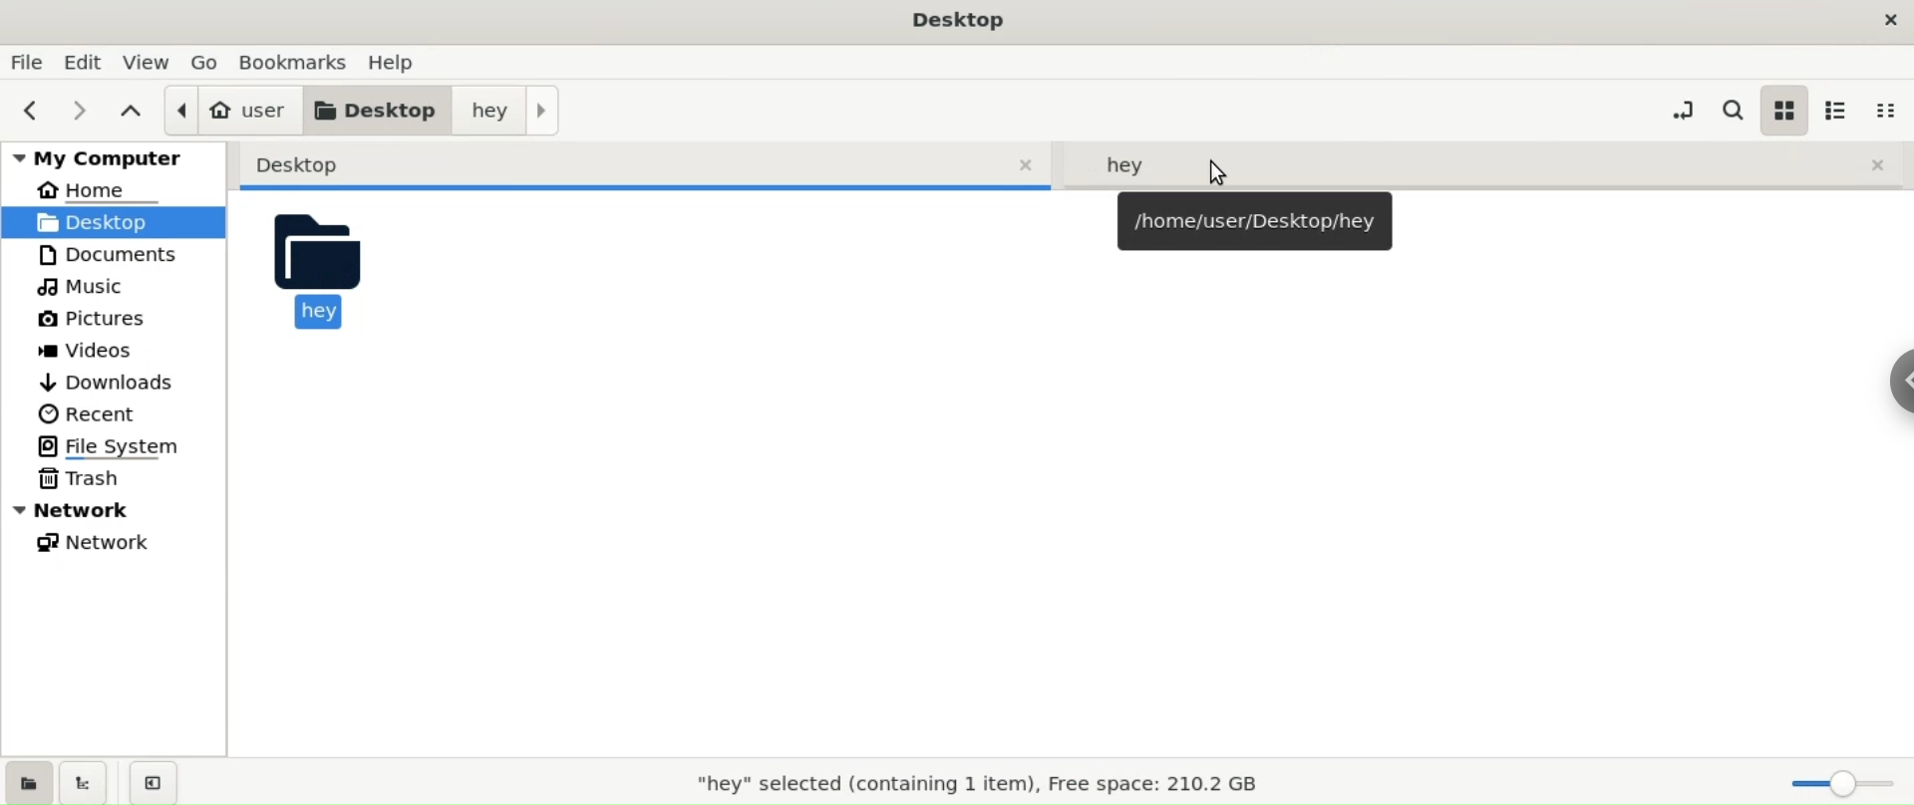  What do you see at coordinates (81, 63) in the screenshot?
I see `edit` at bounding box center [81, 63].